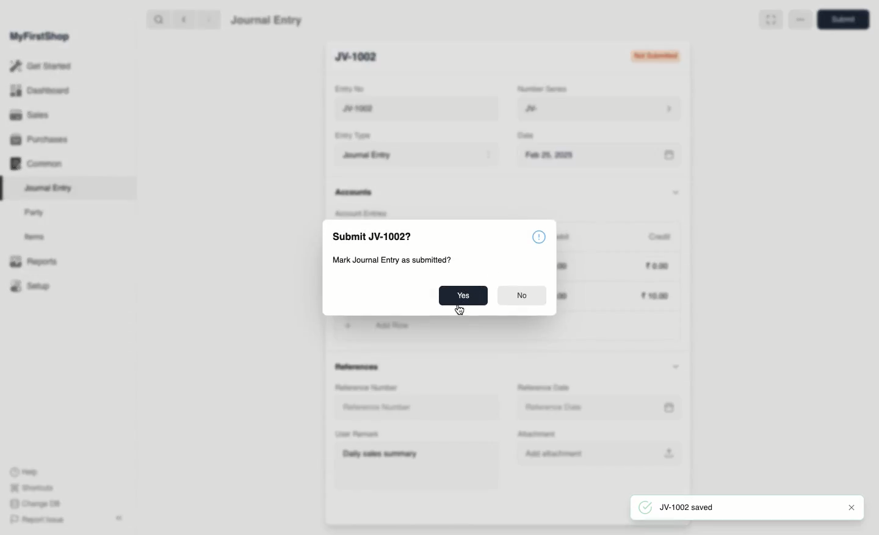 This screenshot has height=535, width=879. Describe the element at coordinates (540, 236) in the screenshot. I see `information symbol` at that location.